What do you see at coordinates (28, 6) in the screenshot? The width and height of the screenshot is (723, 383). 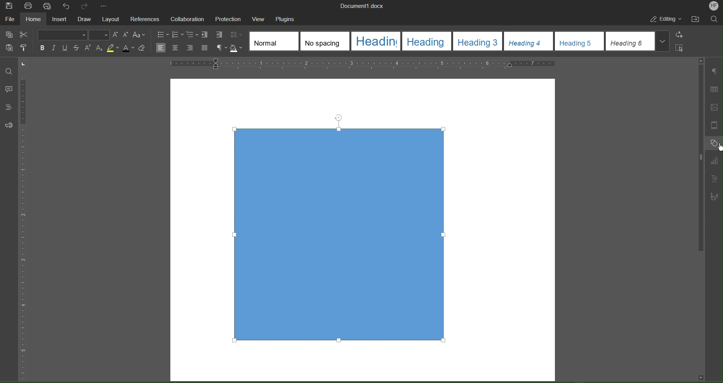 I see `Print` at bounding box center [28, 6].